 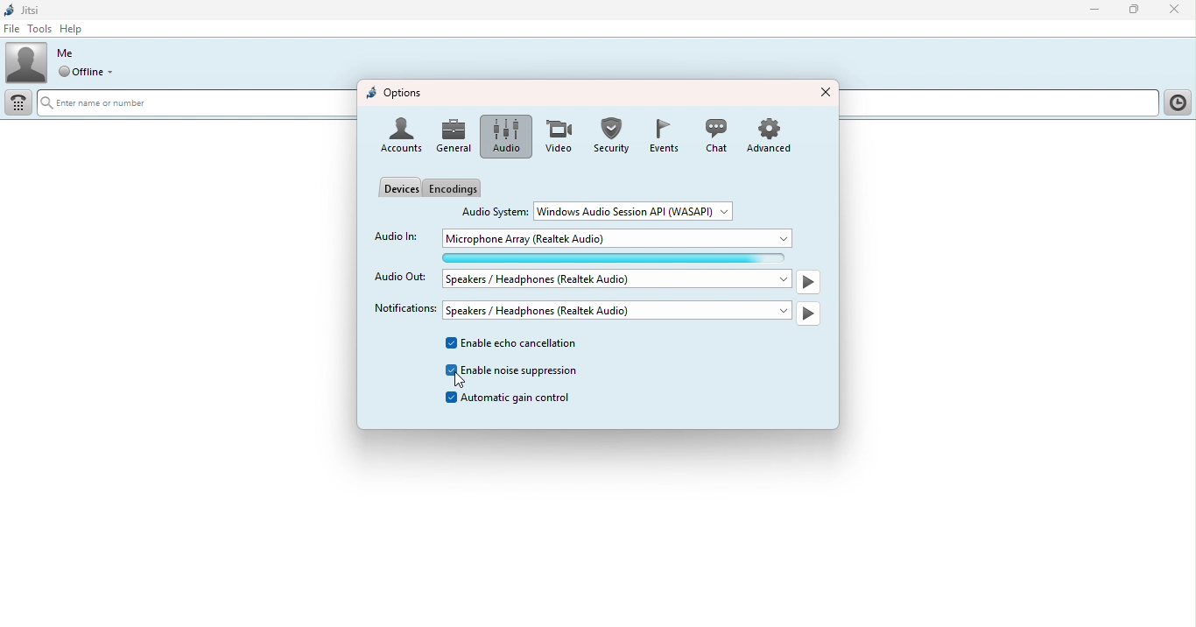 What do you see at coordinates (1173, 11) in the screenshot?
I see `Close` at bounding box center [1173, 11].